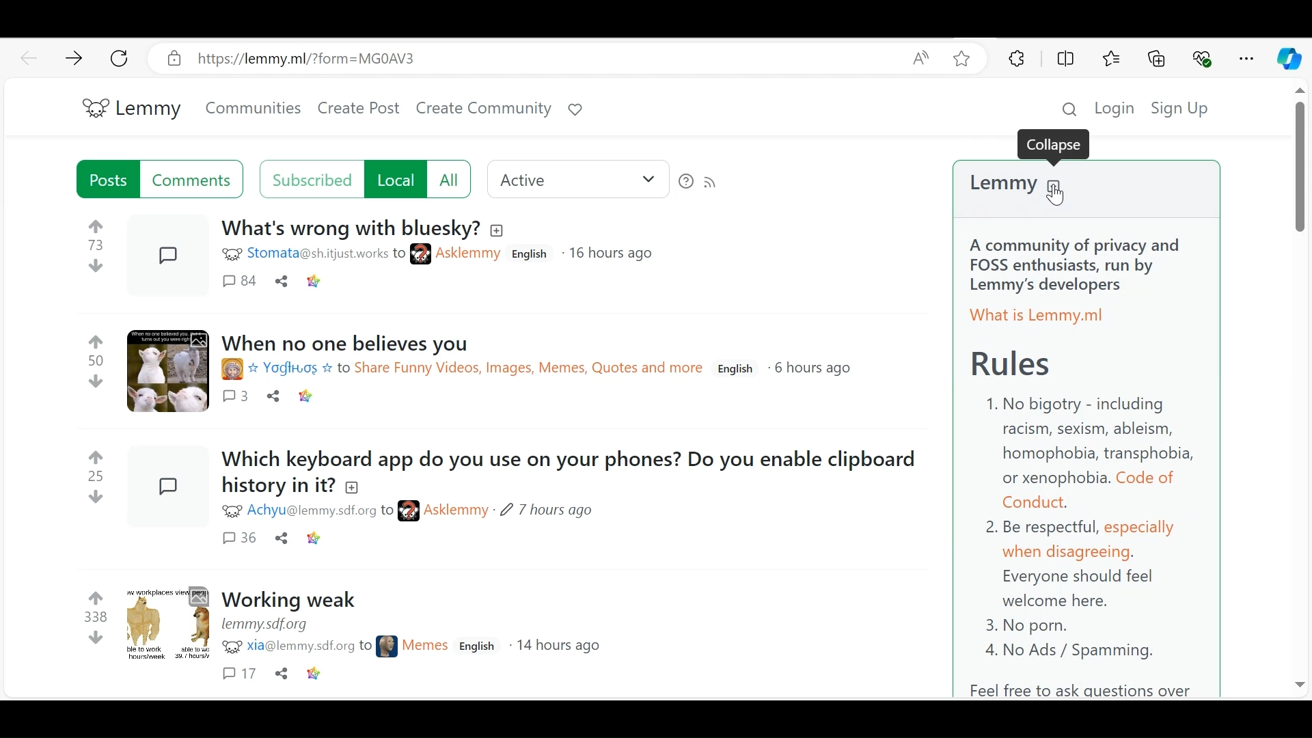 This screenshot has width=1312, height=738. What do you see at coordinates (238, 280) in the screenshot?
I see `comments` at bounding box center [238, 280].